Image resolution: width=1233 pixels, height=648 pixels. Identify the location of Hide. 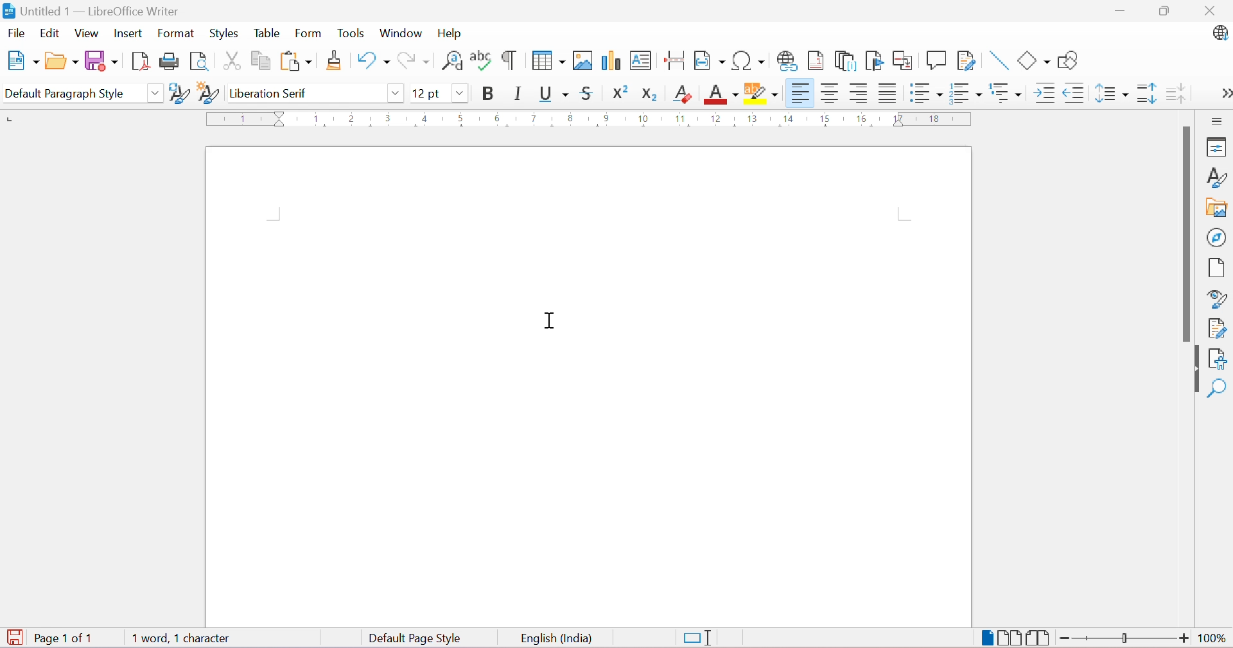
(1195, 370).